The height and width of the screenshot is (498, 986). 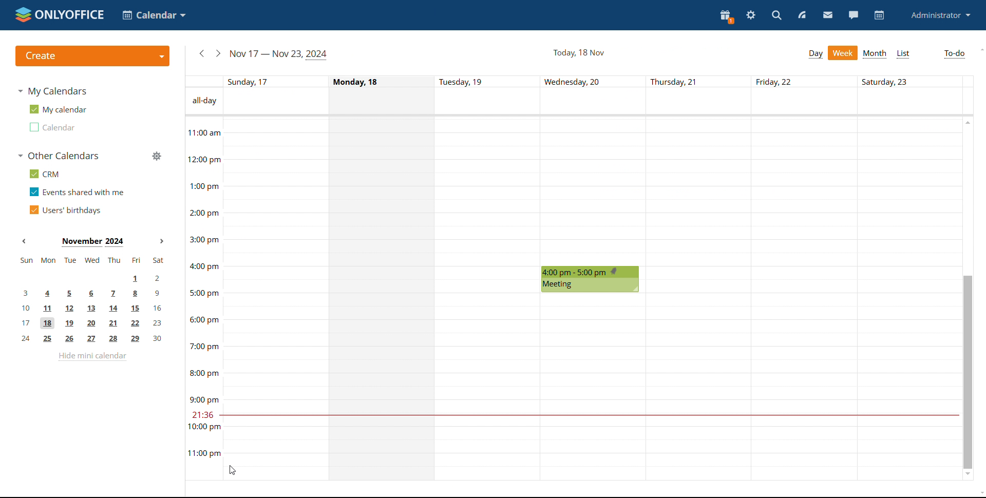 I want to click on my calendars, so click(x=52, y=91).